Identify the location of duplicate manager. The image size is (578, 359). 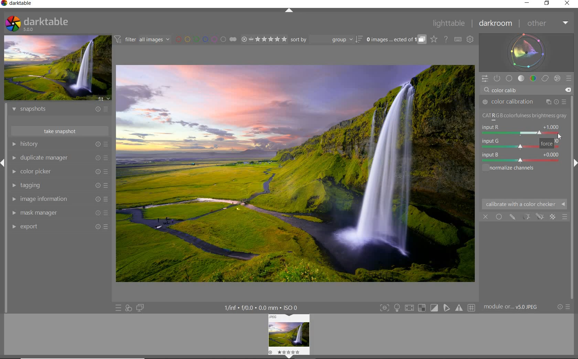
(60, 157).